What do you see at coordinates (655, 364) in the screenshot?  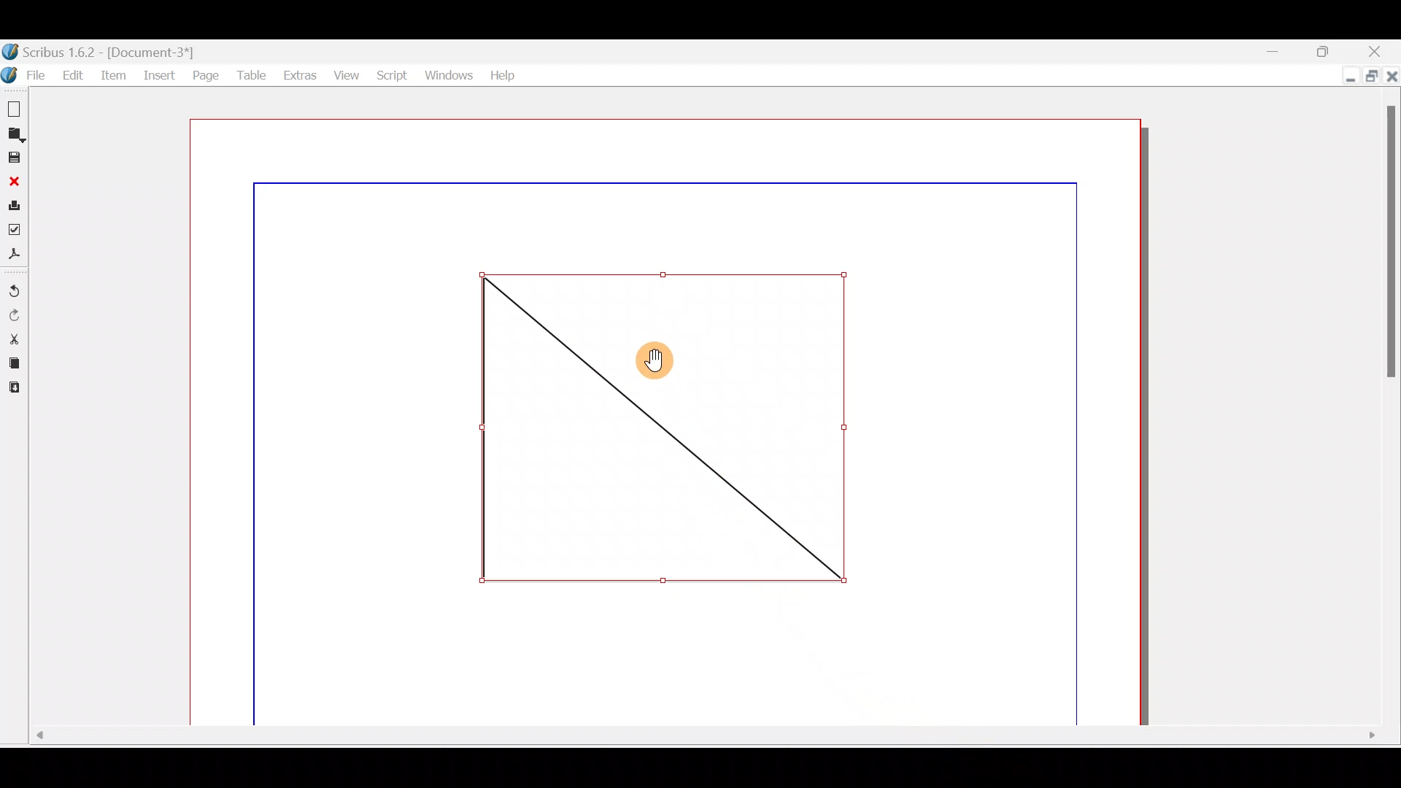 I see `cursor` at bounding box center [655, 364].